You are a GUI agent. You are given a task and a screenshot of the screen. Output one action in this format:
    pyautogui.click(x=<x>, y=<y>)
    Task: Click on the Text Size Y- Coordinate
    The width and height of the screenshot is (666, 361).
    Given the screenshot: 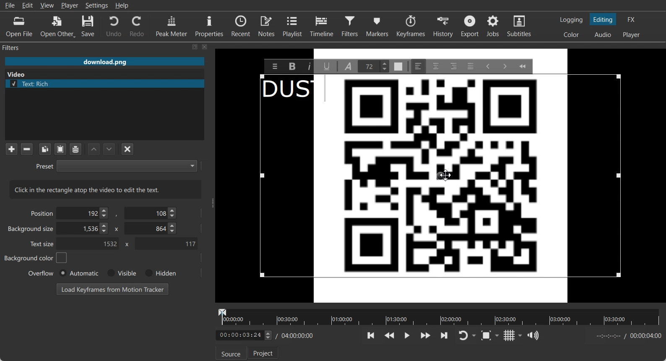 What is the action you would take?
    pyautogui.click(x=166, y=243)
    